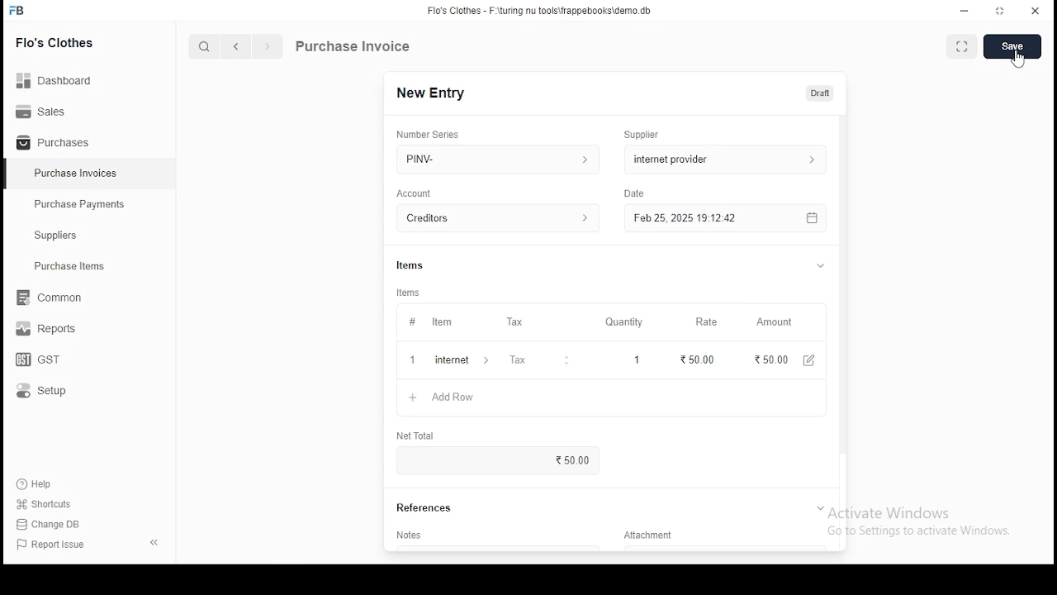 The width and height of the screenshot is (1057, 595). I want to click on add row, so click(447, 397).